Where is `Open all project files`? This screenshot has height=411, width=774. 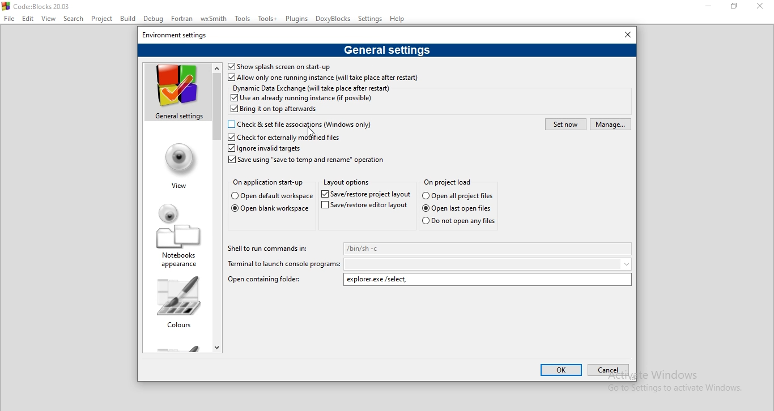 Open all project files is located at coordinates (458, 196).